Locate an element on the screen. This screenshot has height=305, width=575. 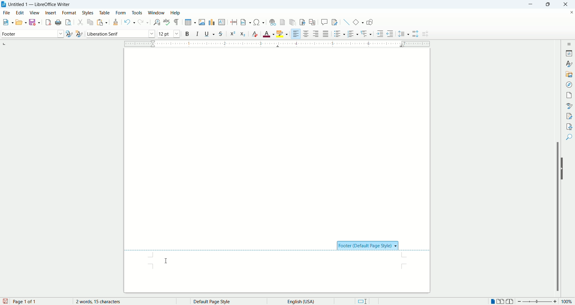
main page is located at coordinates (278, 141).